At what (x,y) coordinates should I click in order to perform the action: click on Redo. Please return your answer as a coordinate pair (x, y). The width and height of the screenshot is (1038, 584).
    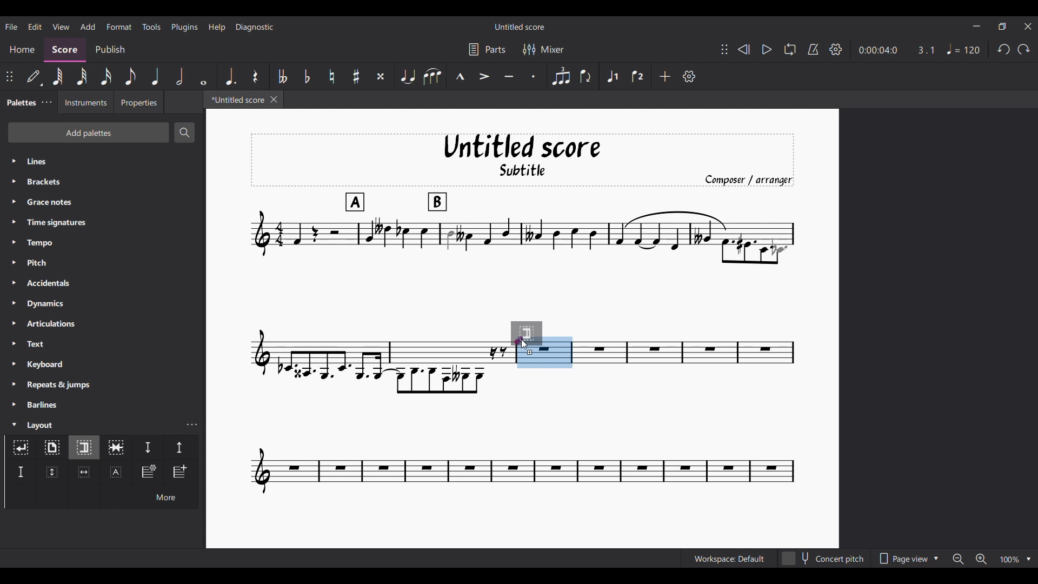
    Looking at the image, I should click on (1023, 49).